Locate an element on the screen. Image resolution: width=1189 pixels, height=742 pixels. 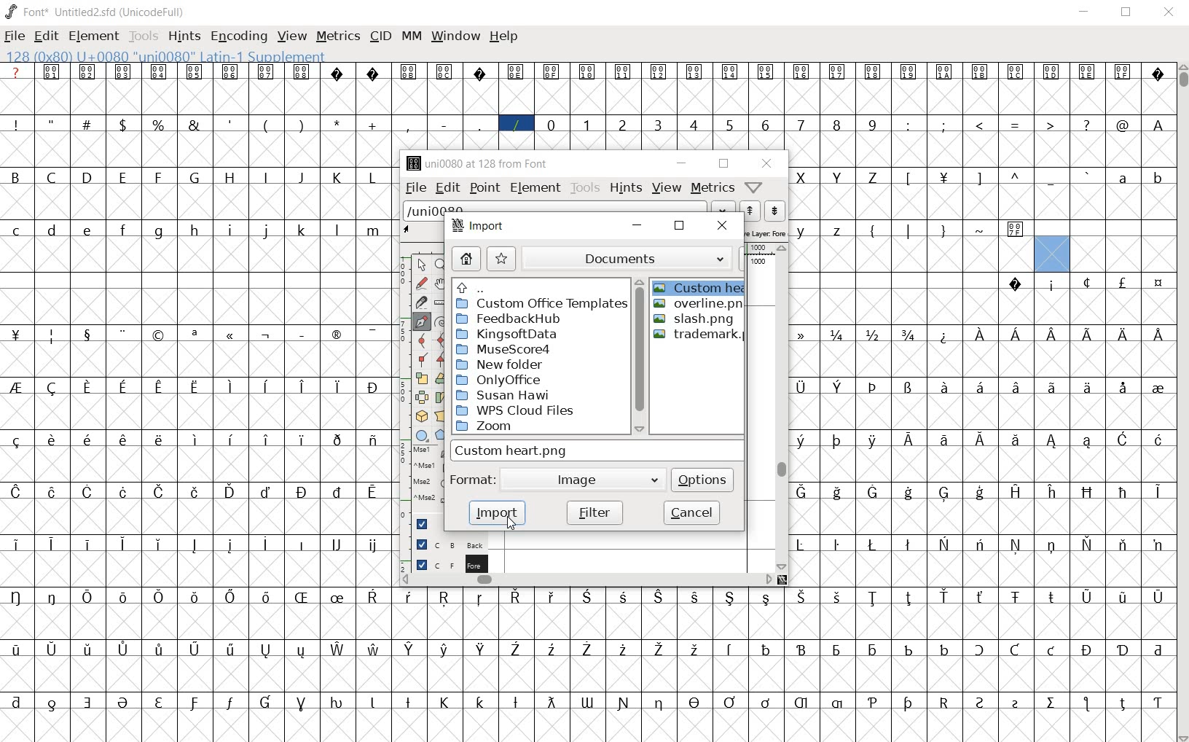
glyph is located at coordinates (586, 703).